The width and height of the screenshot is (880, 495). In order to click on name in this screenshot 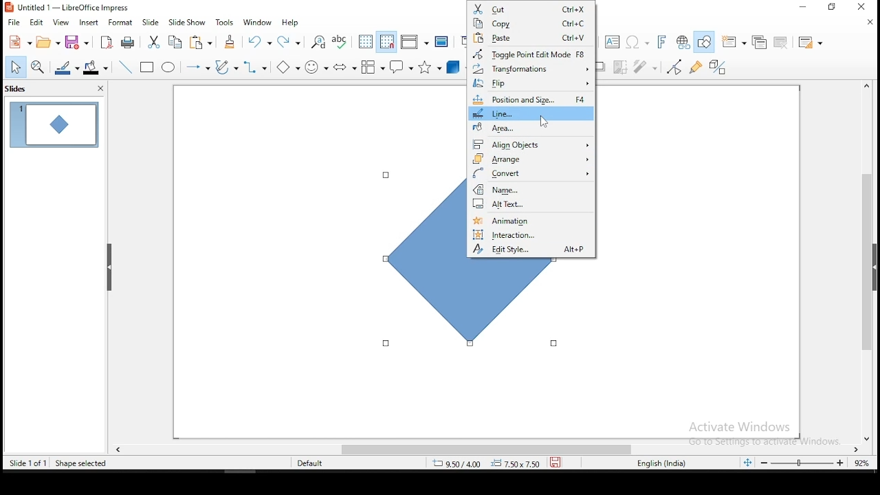, I will do `click(530, 188)`.